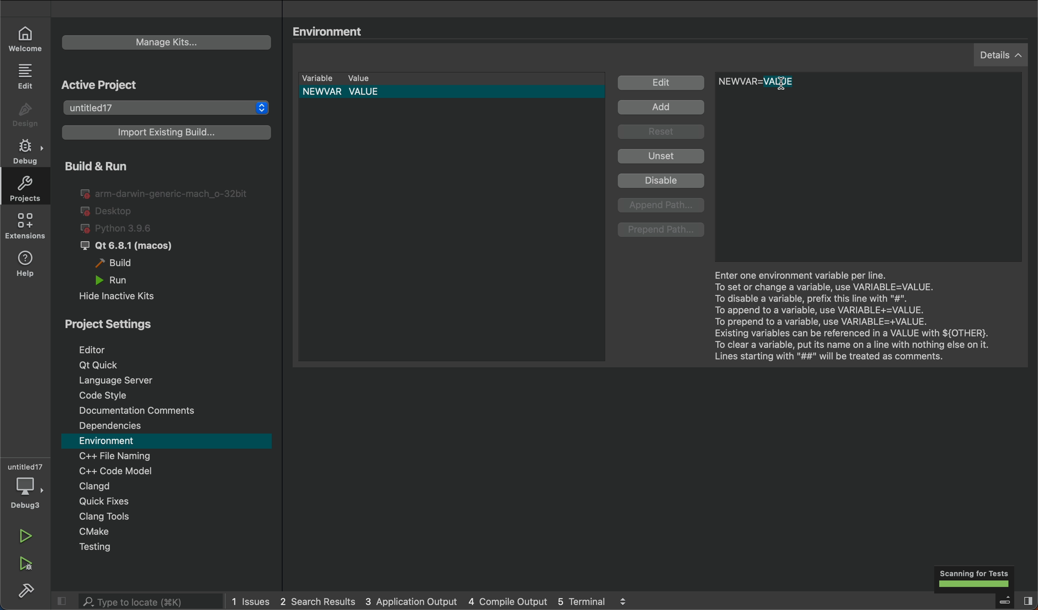  Describe the element at coordinates (856, 312) in the screenshot. I see `Enter one environment..` at that location.